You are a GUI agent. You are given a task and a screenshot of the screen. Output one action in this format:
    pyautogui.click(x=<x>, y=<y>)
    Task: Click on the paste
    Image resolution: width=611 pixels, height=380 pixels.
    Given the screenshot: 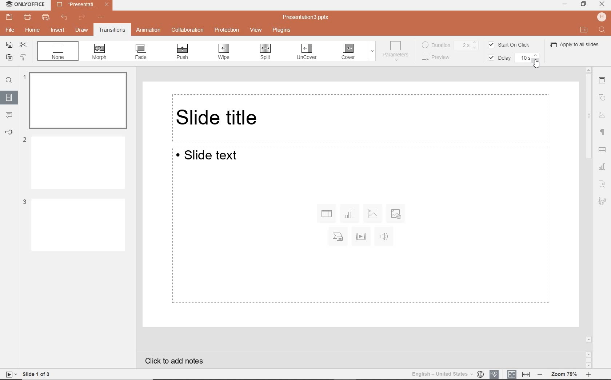 What is the action you would take?
    pyautogui.click(x=8, y=58)
    